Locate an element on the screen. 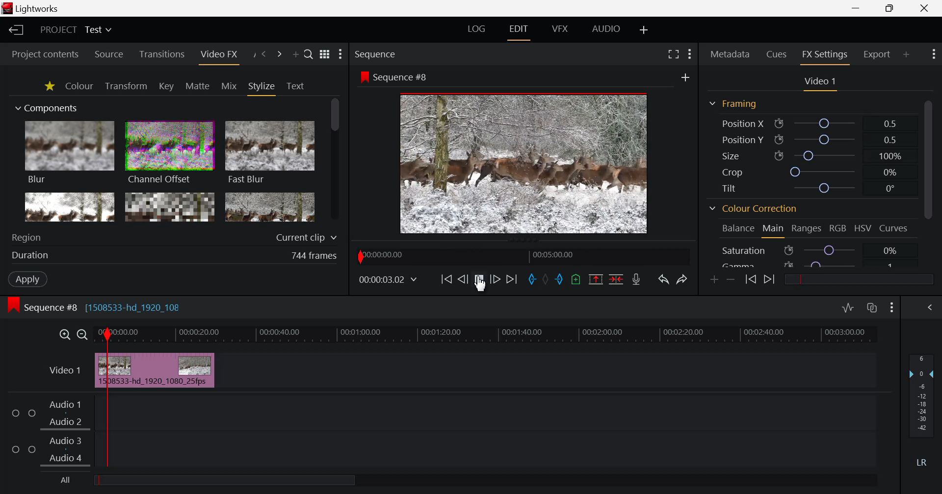  Timeline Track is located at coordinates (488, 336).